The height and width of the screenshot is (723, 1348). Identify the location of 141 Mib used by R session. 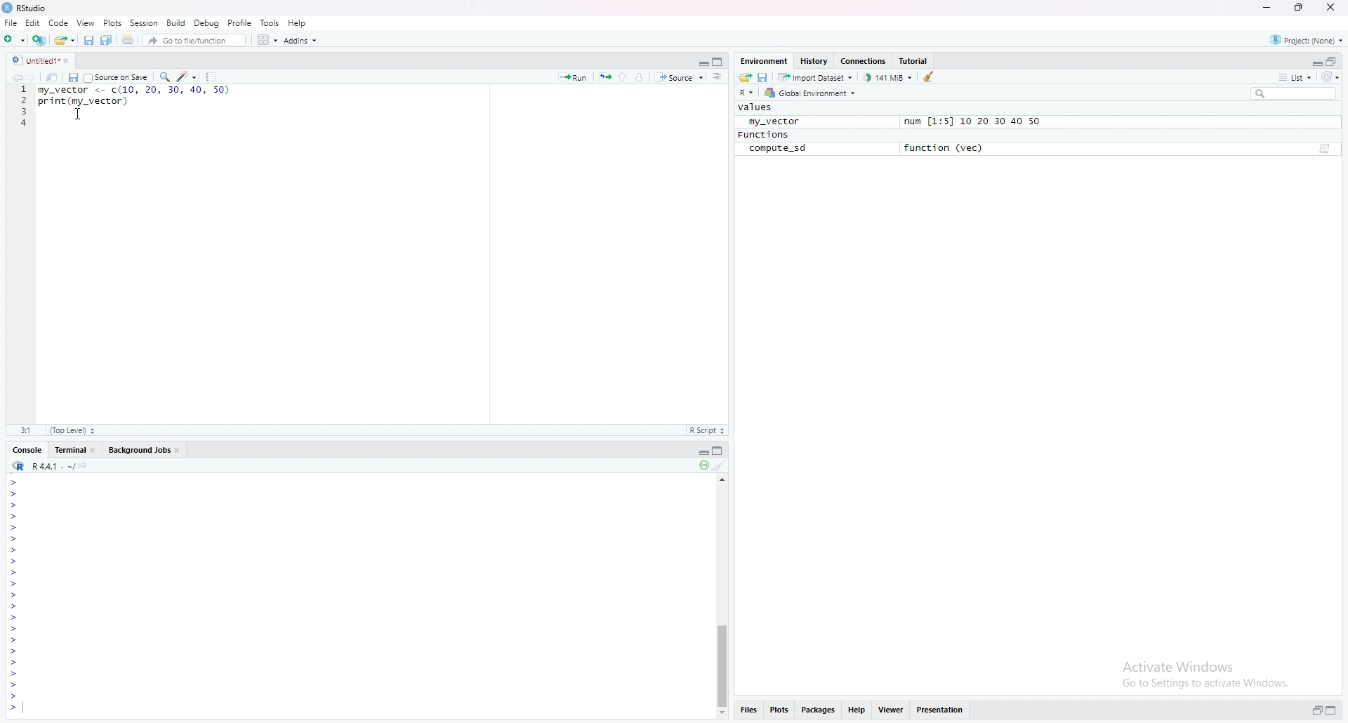
(889, 77).